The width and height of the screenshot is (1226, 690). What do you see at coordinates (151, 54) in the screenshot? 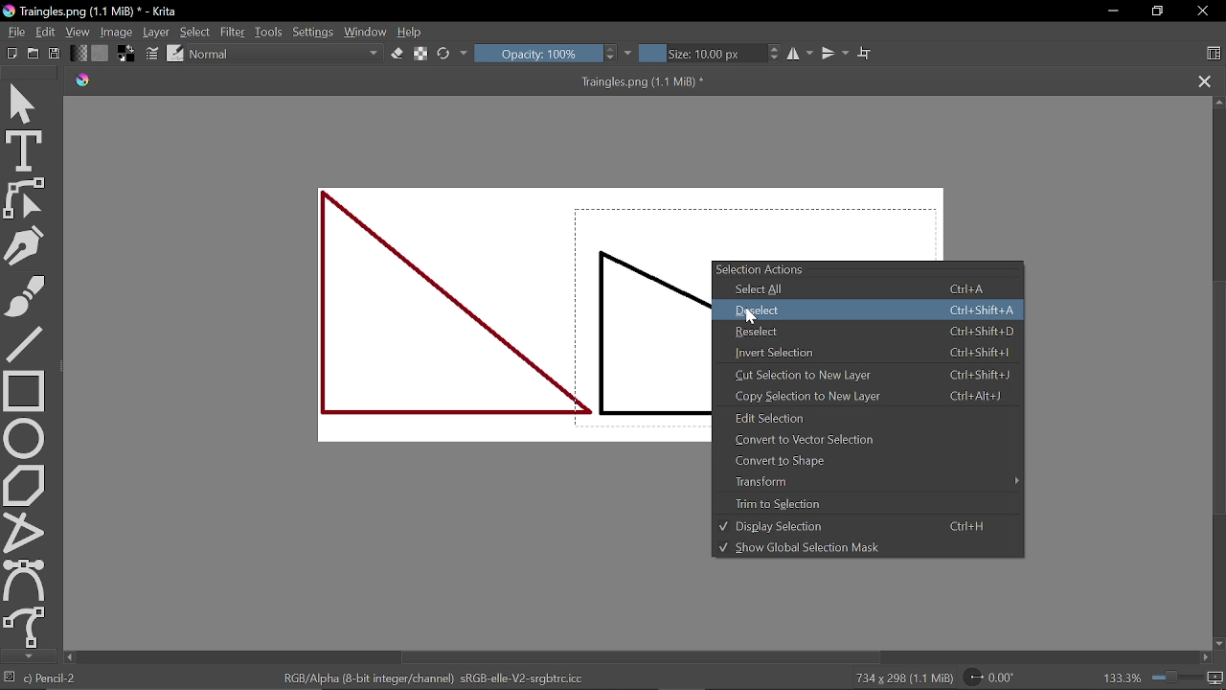
I see `Edit brush settings` at bounding box center [151, 54].